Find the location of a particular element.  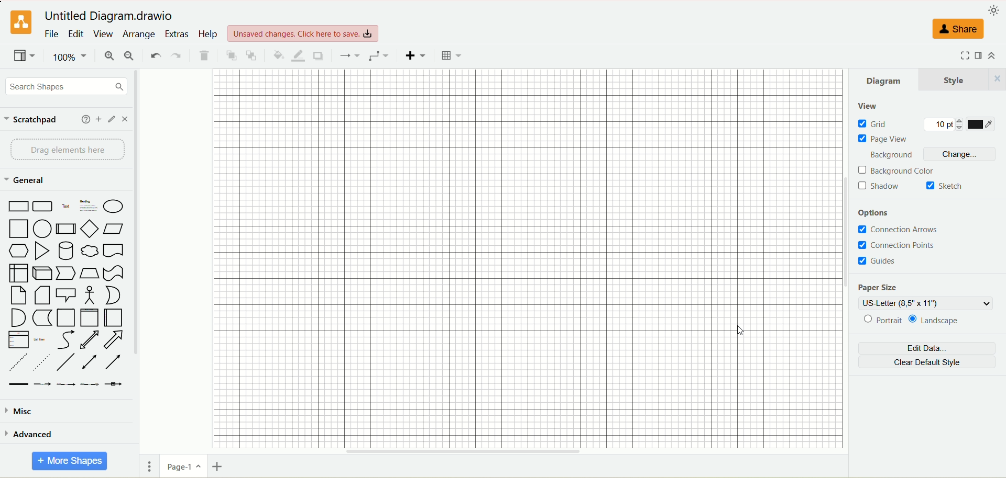

options is located at coordinates (877, 213).